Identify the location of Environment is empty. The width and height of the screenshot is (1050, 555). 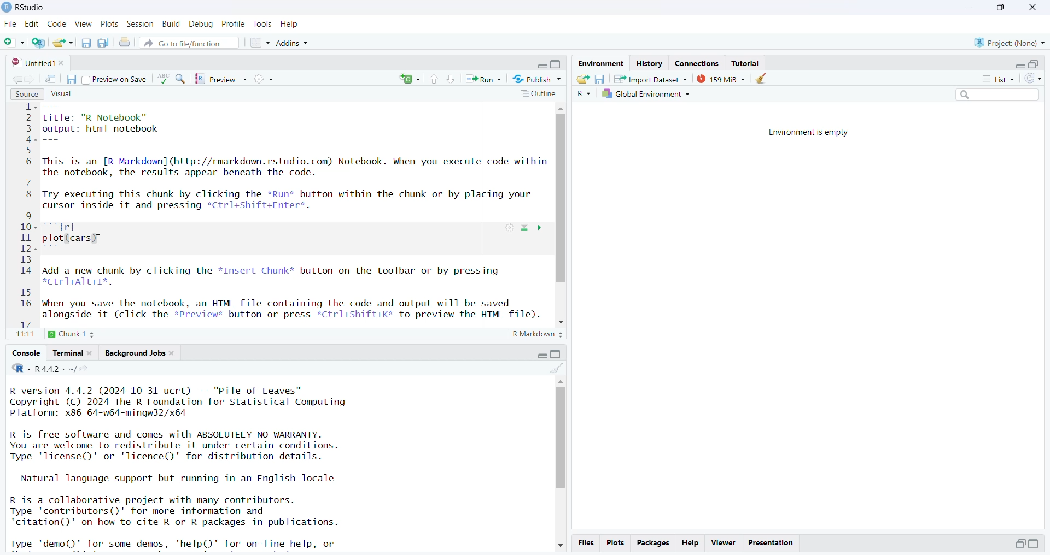
(812, 132).